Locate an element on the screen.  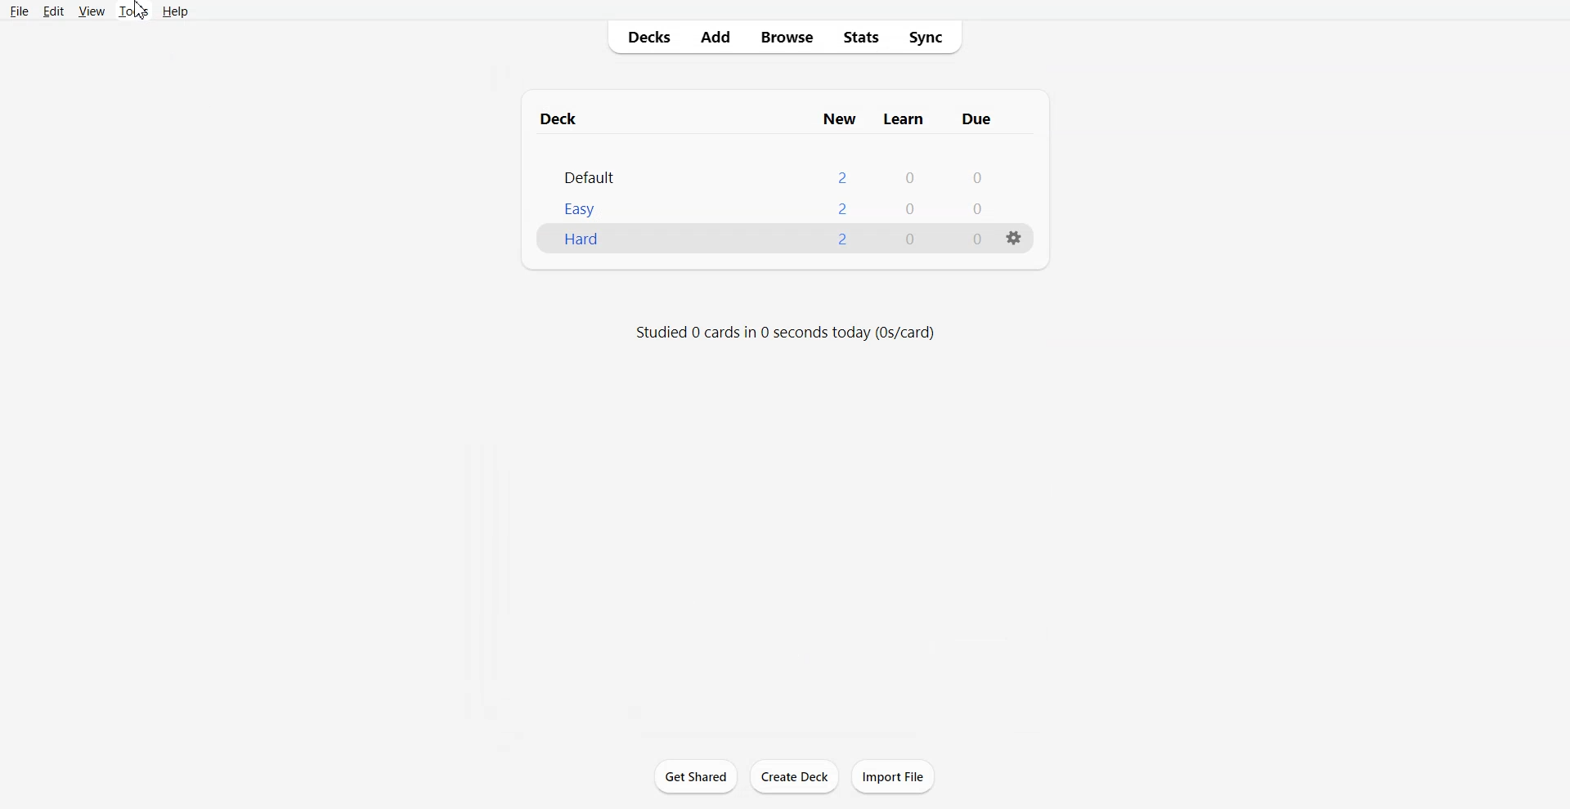
get shared is located at coordinates (684, 772).